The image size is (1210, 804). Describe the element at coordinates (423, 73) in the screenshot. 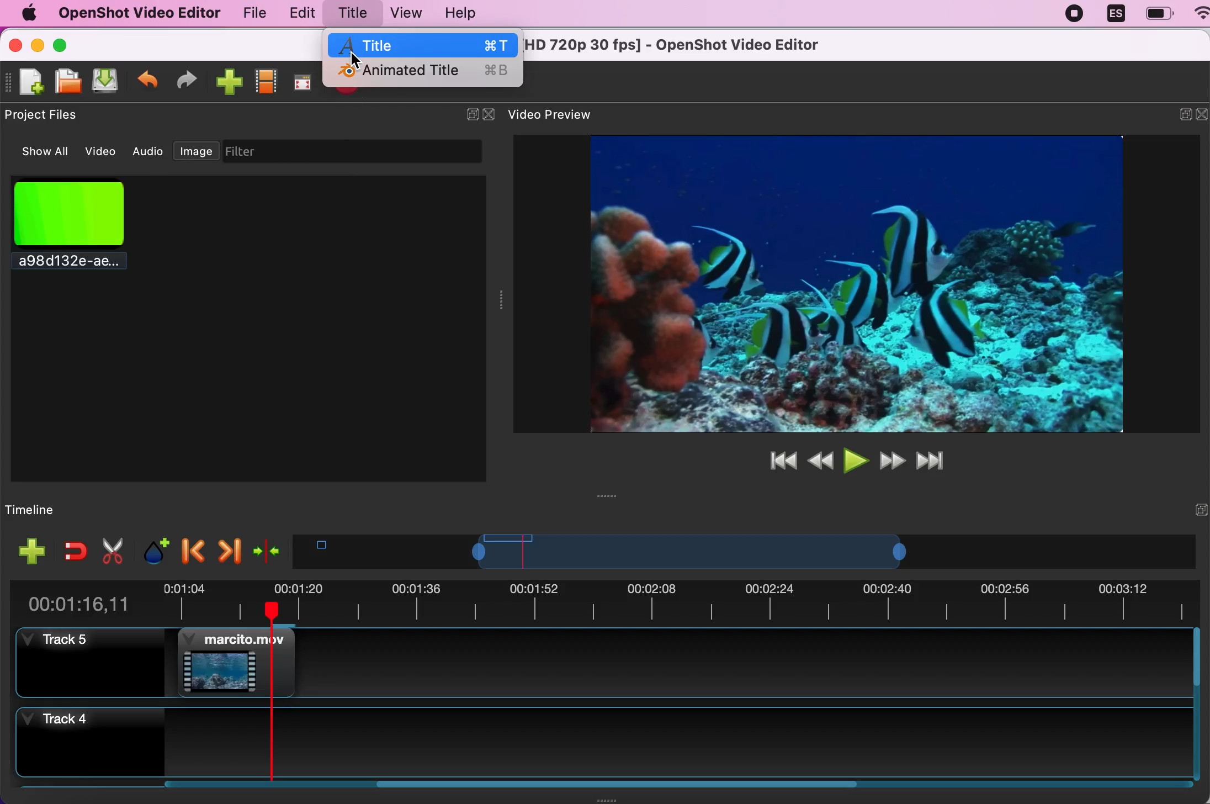

I see `animated title` at that location.